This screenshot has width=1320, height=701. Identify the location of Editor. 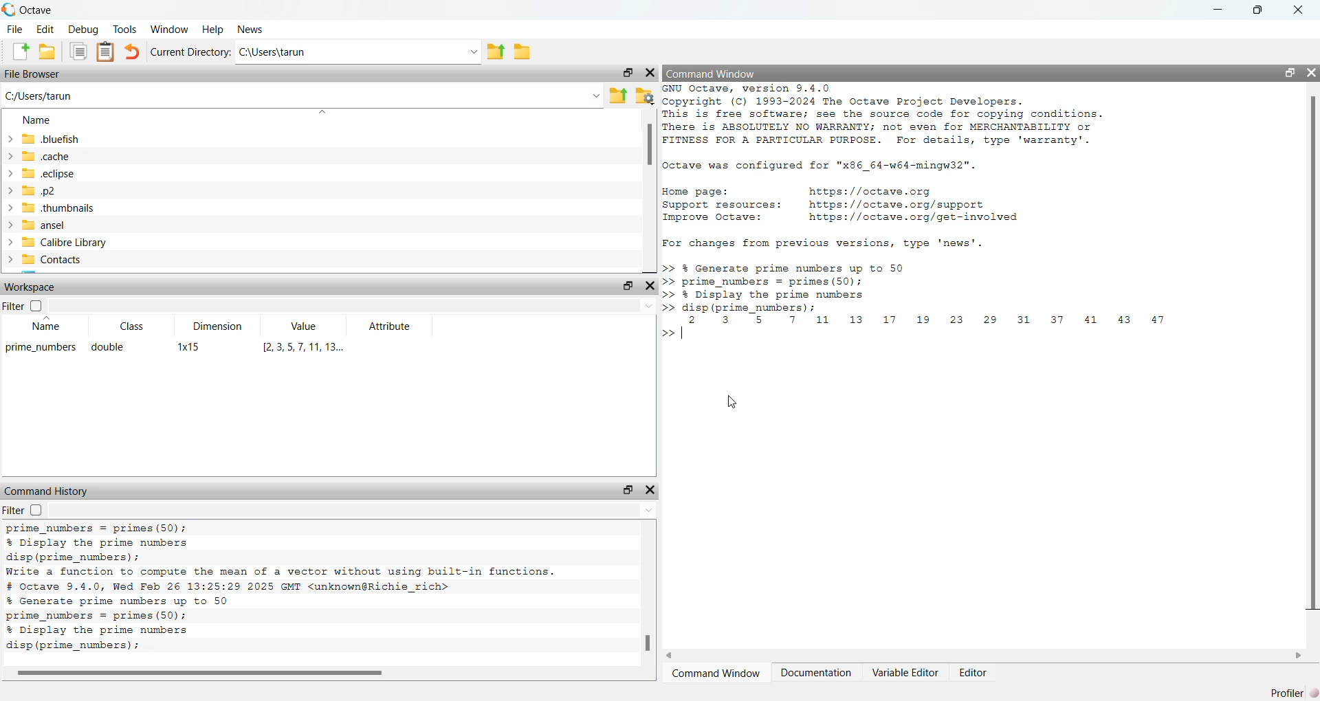
(975, 673).